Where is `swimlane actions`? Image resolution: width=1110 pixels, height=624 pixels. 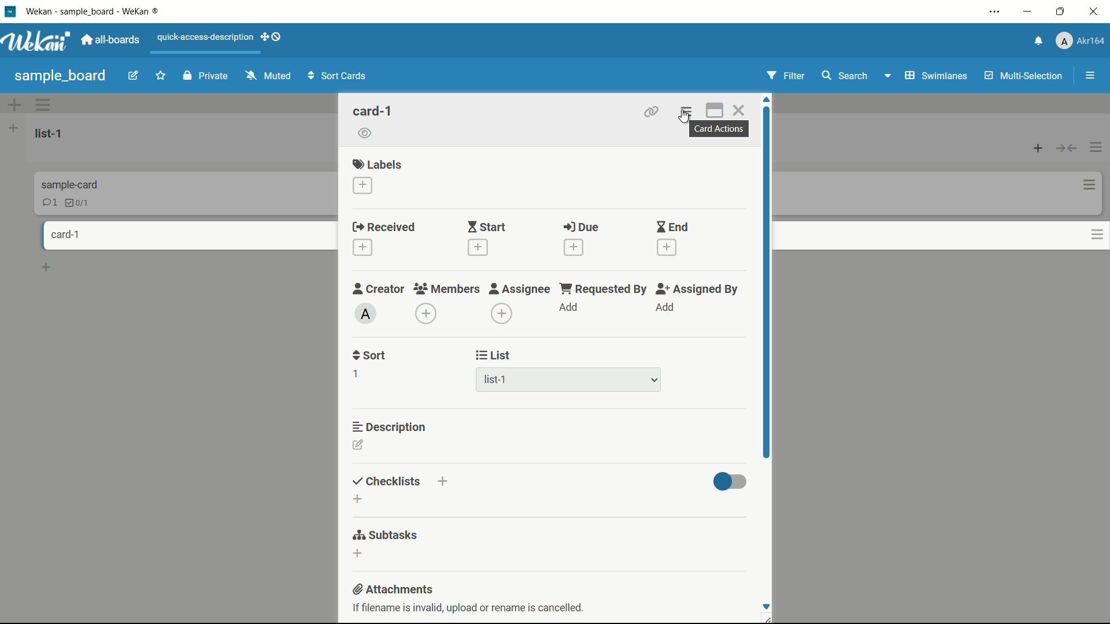
swimlane actions is located at coordinates (43, 105).